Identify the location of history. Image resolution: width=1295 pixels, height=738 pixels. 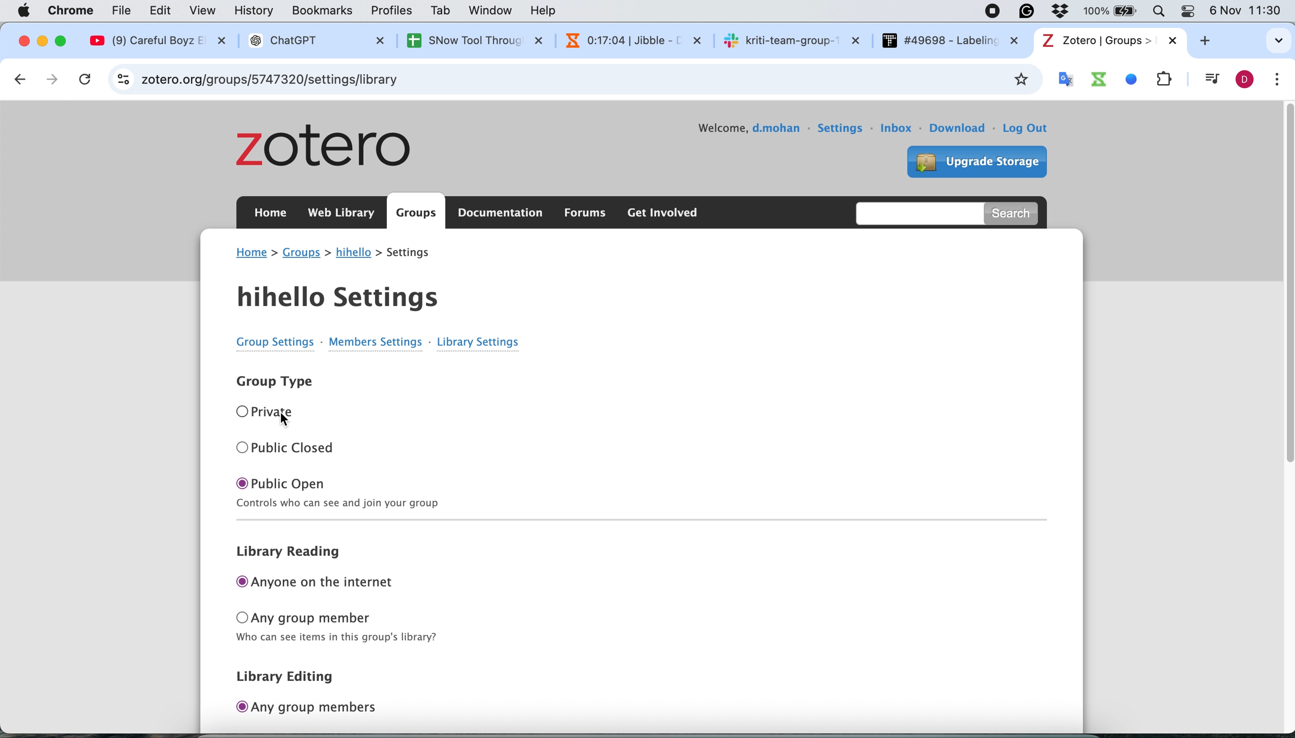
(257, 12).